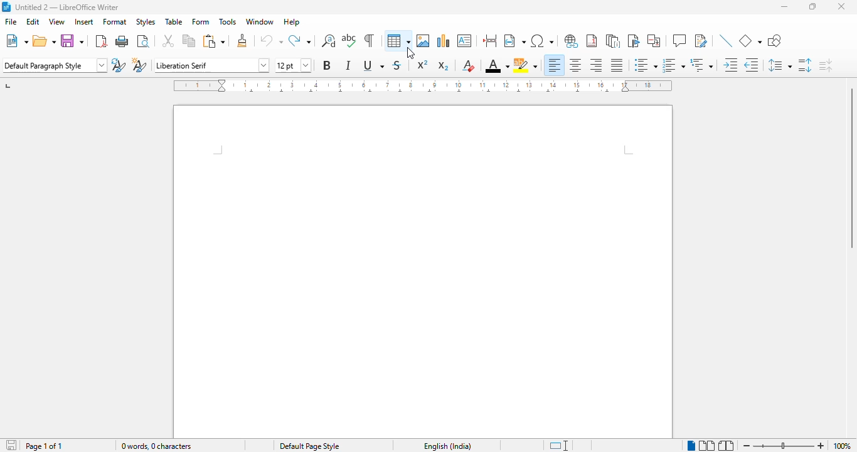  Describe the element at coordinates (347, 65) in the screenshot. I see `italic` at that location.